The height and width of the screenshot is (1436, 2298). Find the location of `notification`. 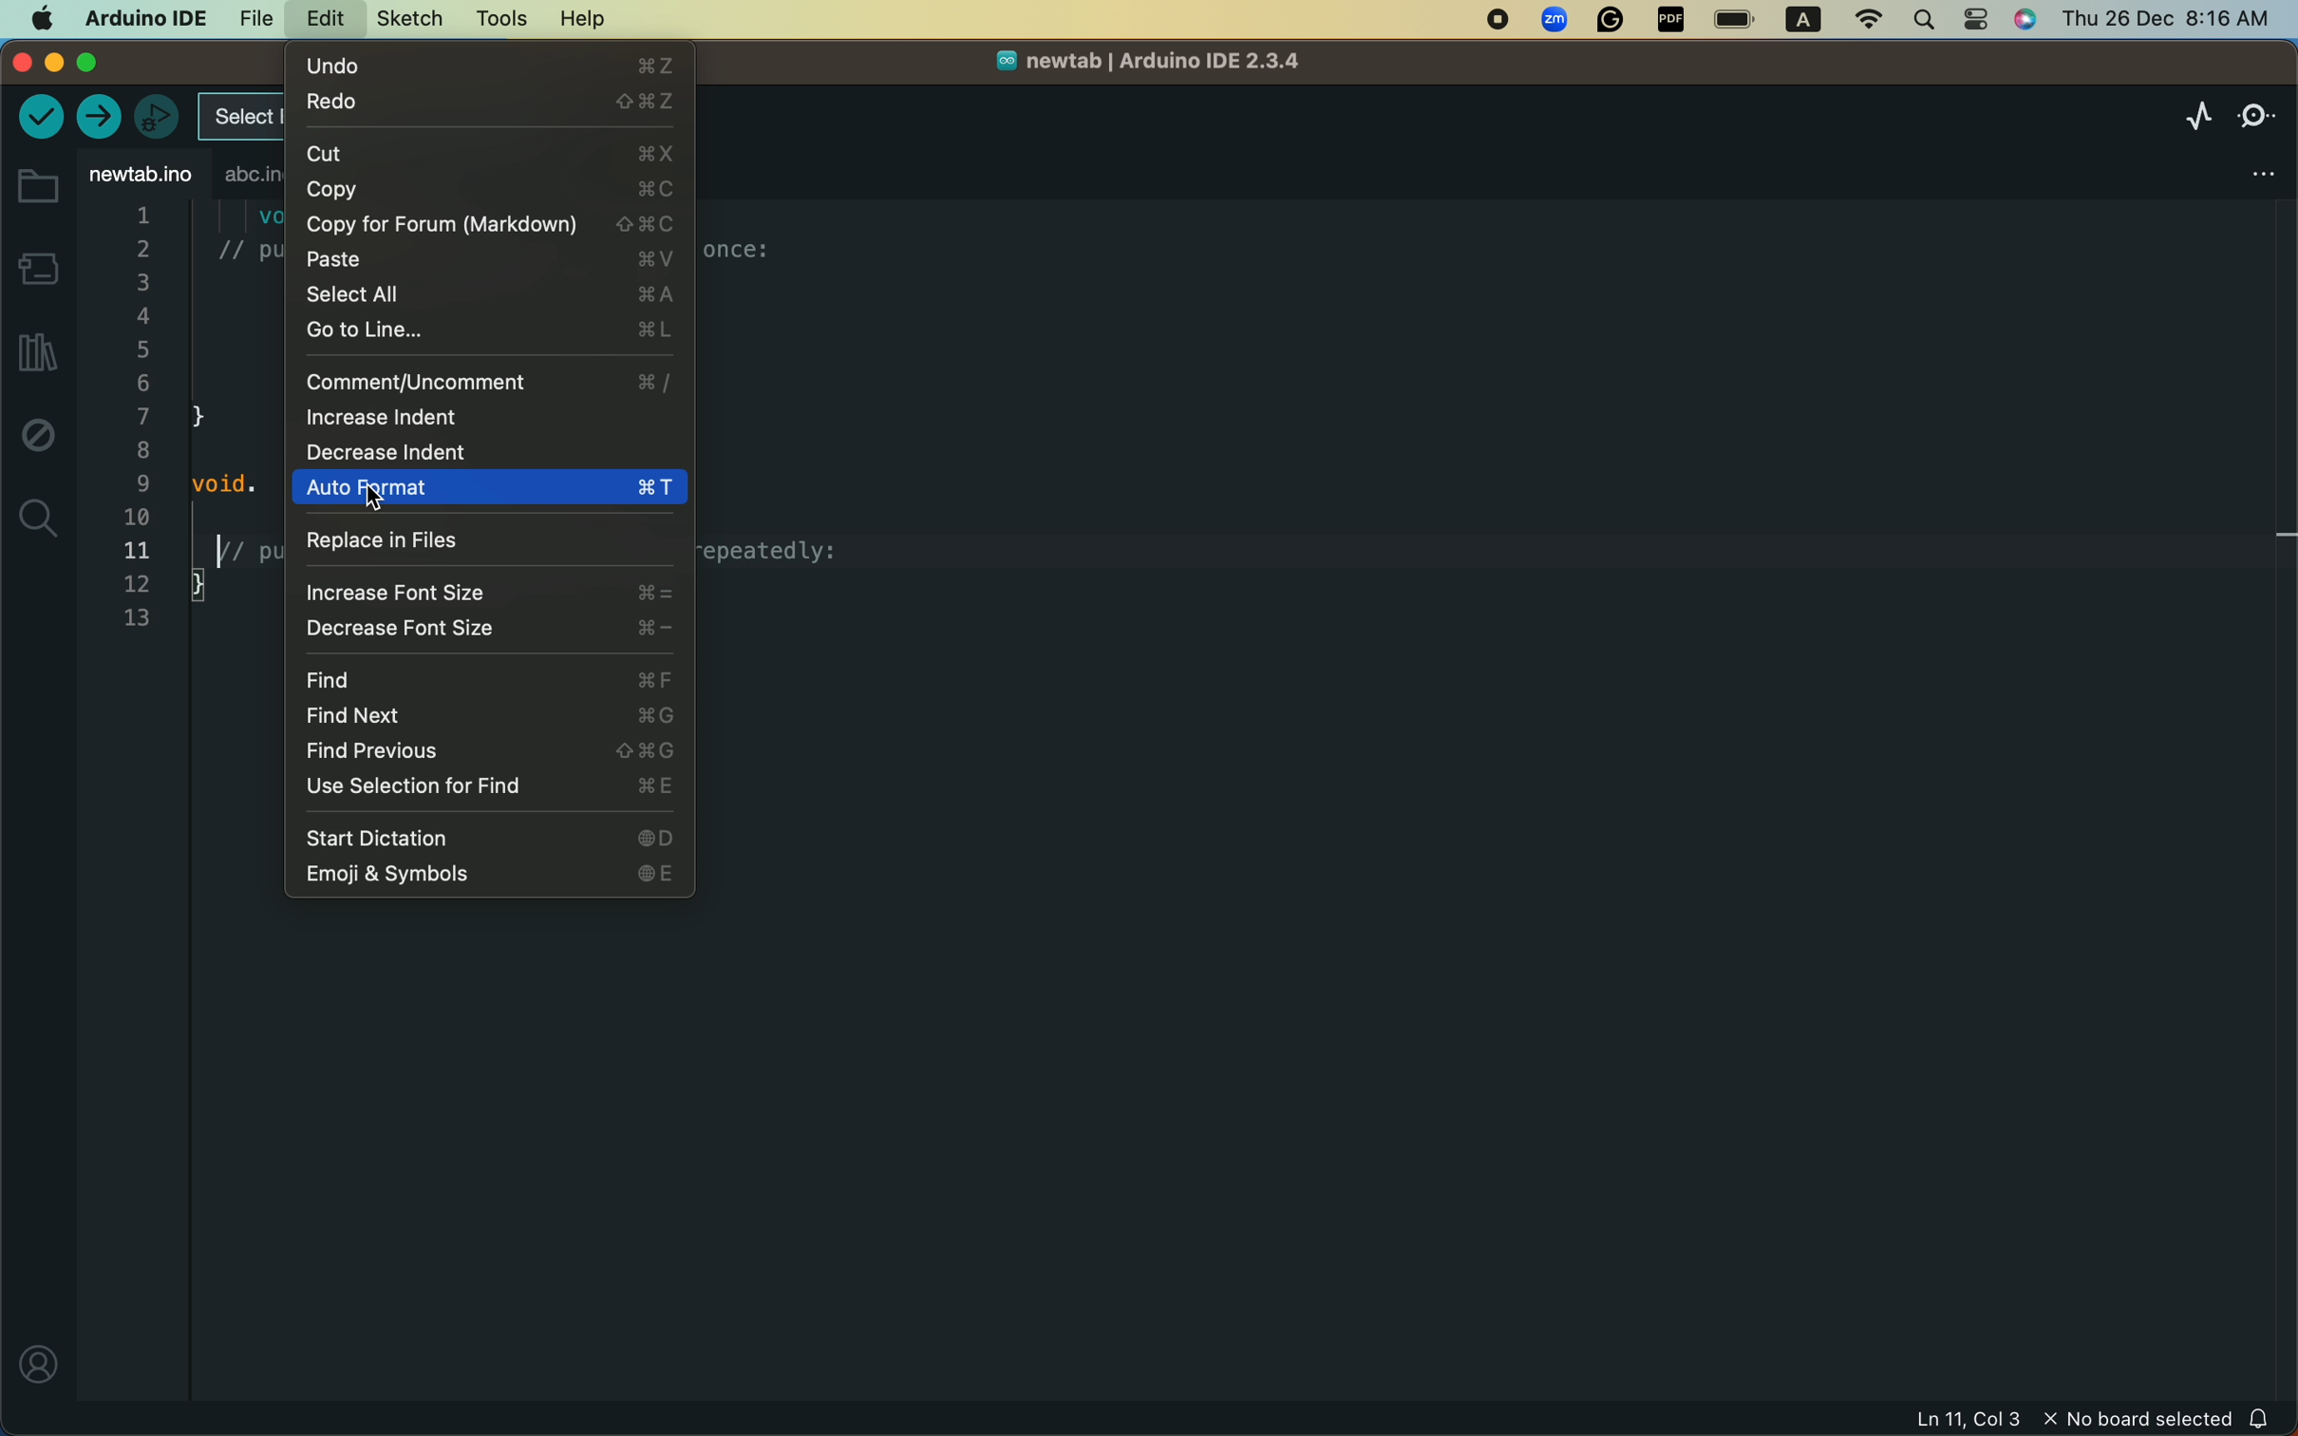

notification is located at coordinates (2263, 1418).